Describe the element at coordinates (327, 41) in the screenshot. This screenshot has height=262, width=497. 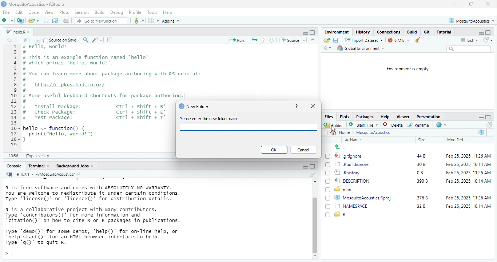
I see `open an existing file` at that location.